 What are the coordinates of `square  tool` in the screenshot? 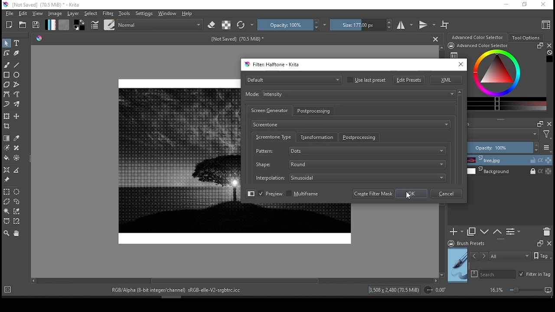 It's located at (7, 75).